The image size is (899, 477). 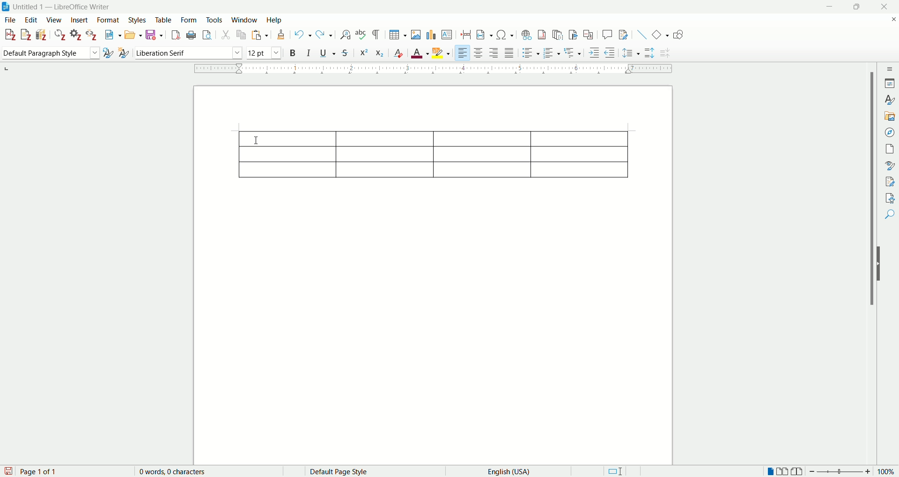 What do you see at coordinates (889, 182) in the screenshot?
I see `manage changes` at bounding box center [889, 182].